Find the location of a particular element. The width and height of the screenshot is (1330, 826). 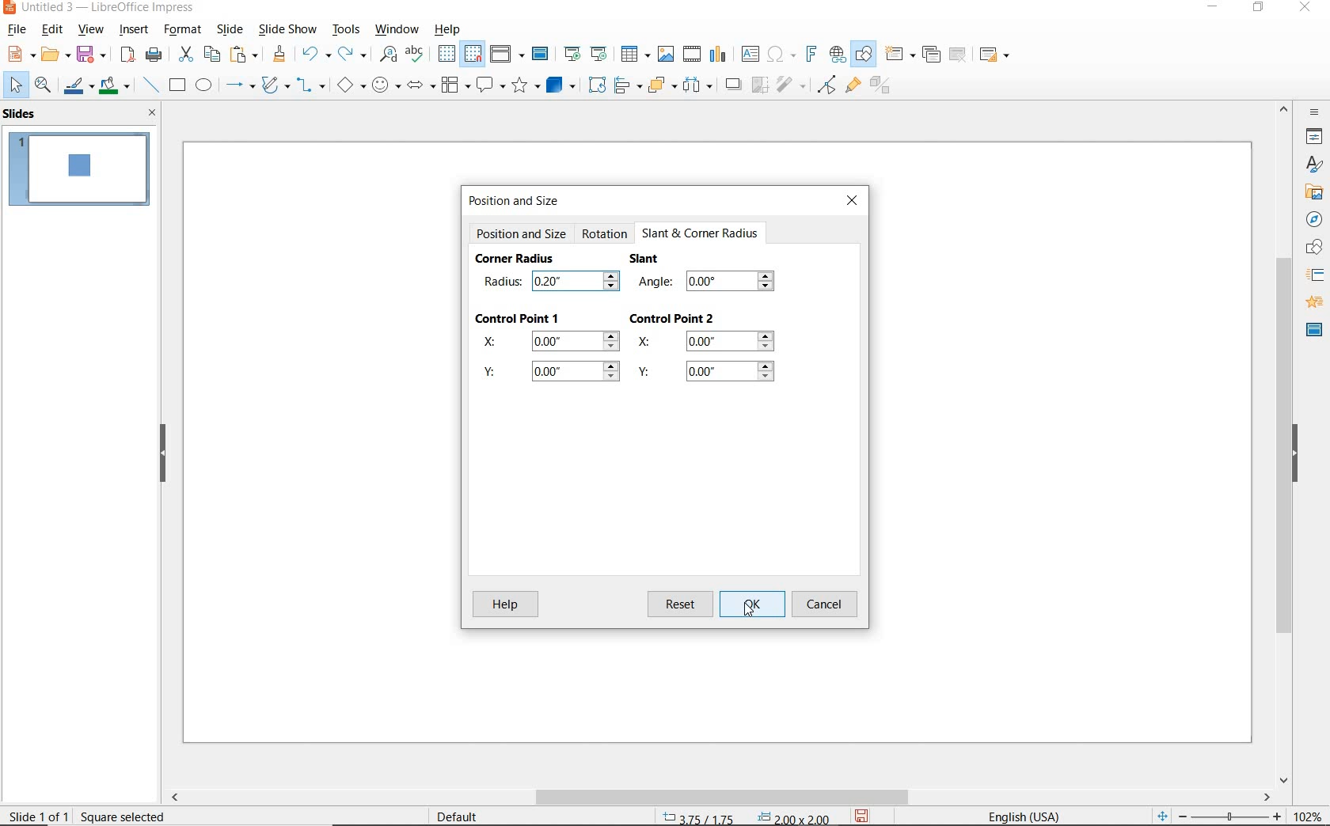

POSITION AND SIZE is located at coordinates (519, 201).